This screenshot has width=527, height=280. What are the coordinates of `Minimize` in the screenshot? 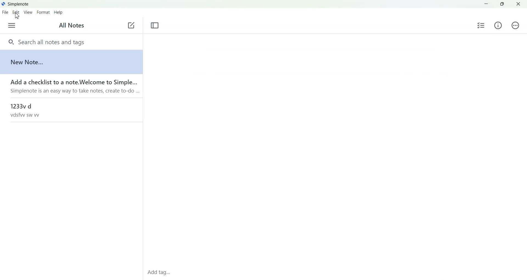 It's located at (486, 4).